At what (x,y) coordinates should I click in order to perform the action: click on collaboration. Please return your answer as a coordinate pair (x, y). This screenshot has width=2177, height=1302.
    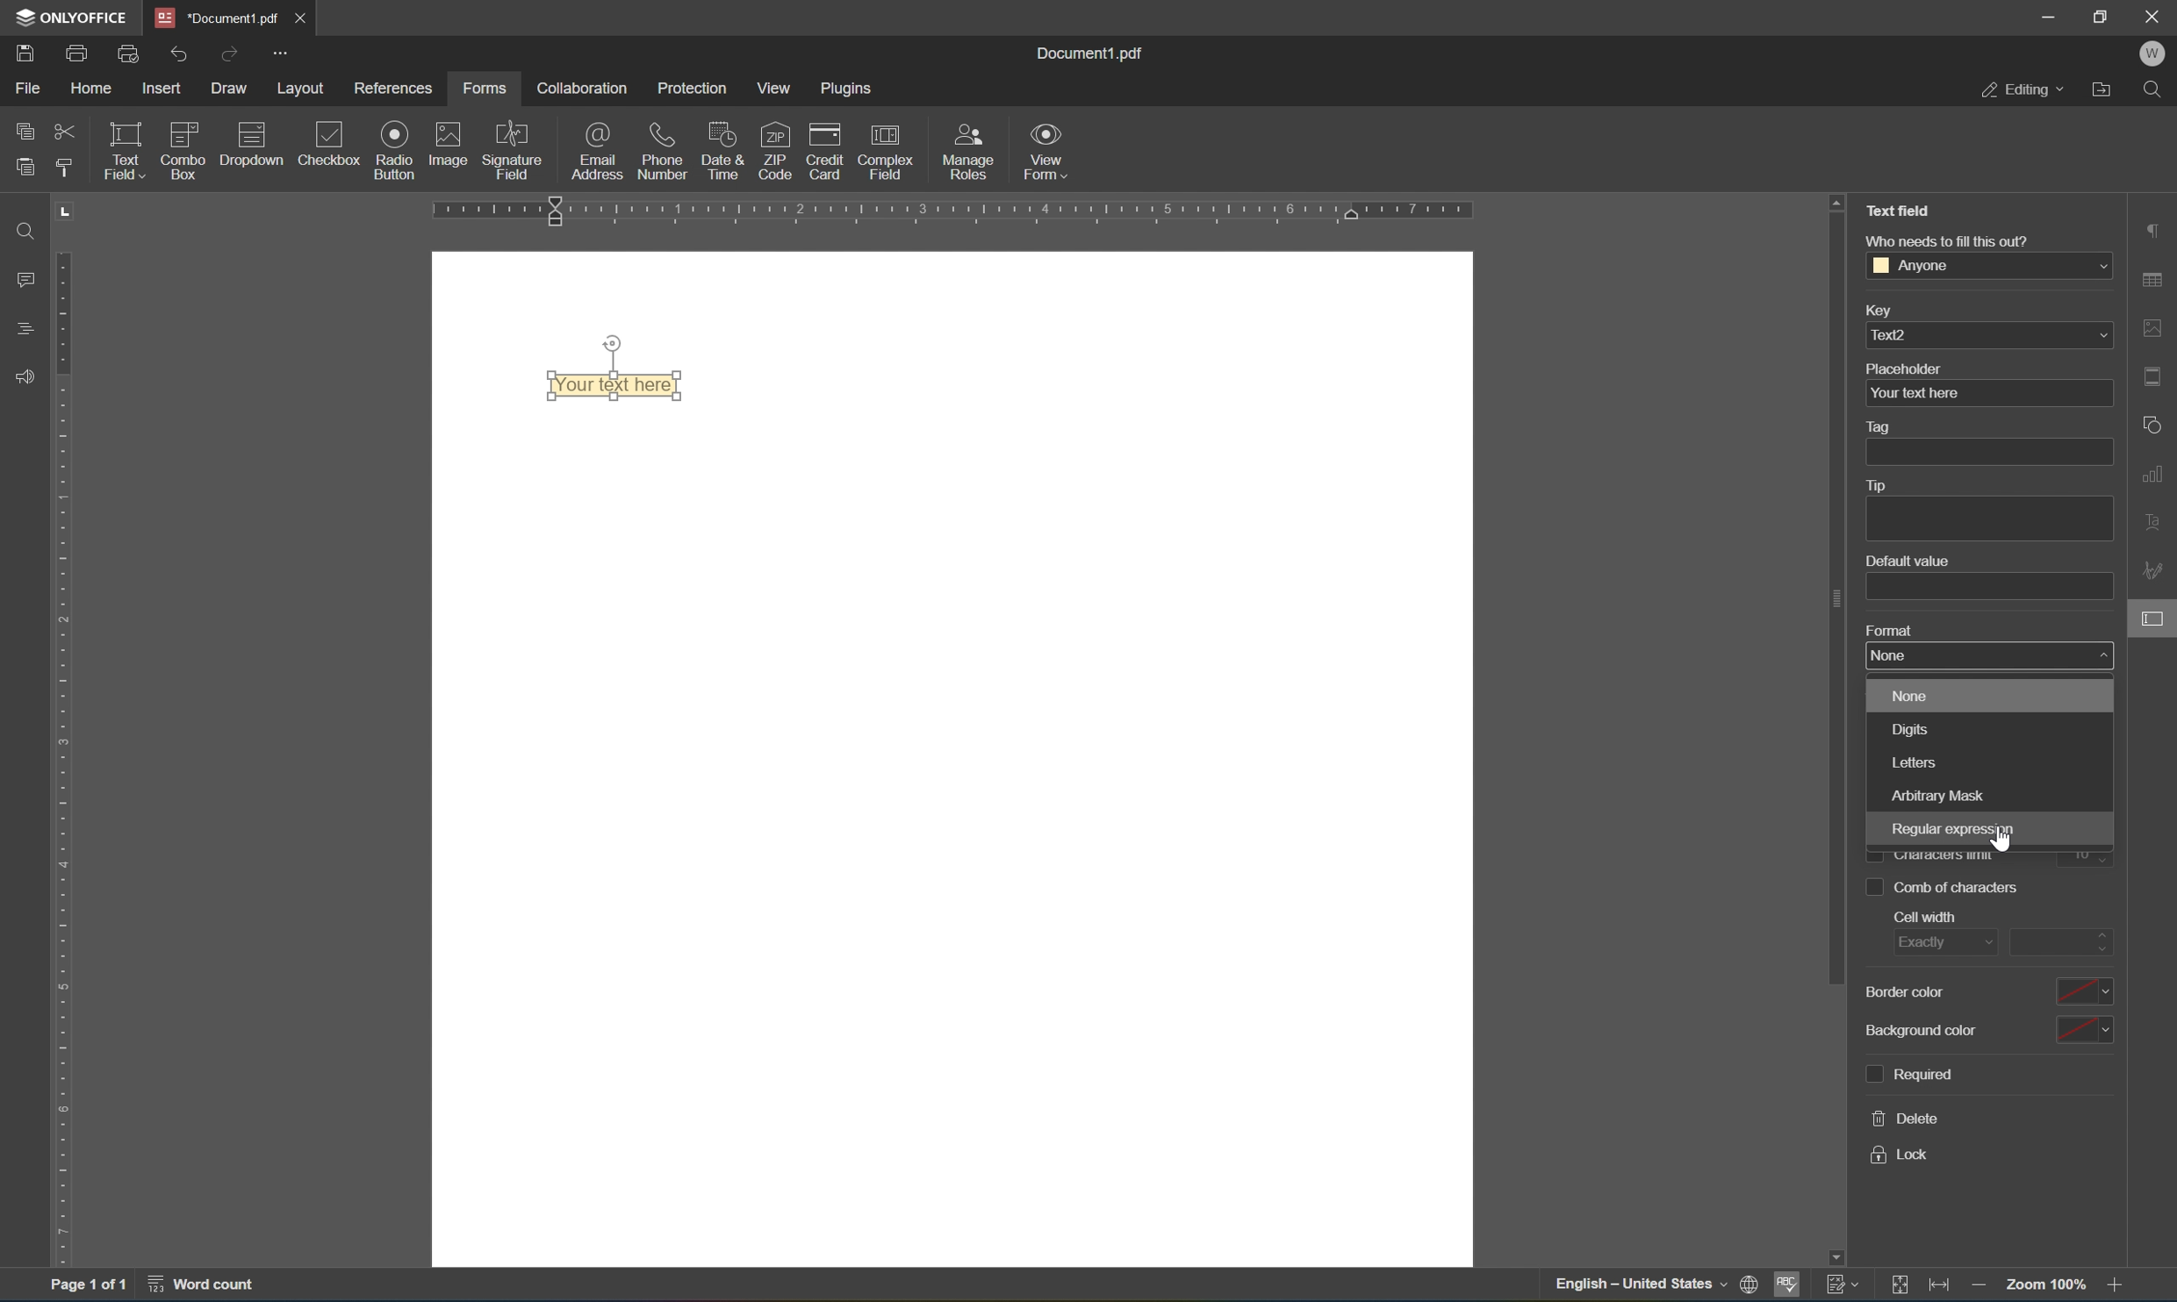
    Looking at the image, I should click on (586, 89).